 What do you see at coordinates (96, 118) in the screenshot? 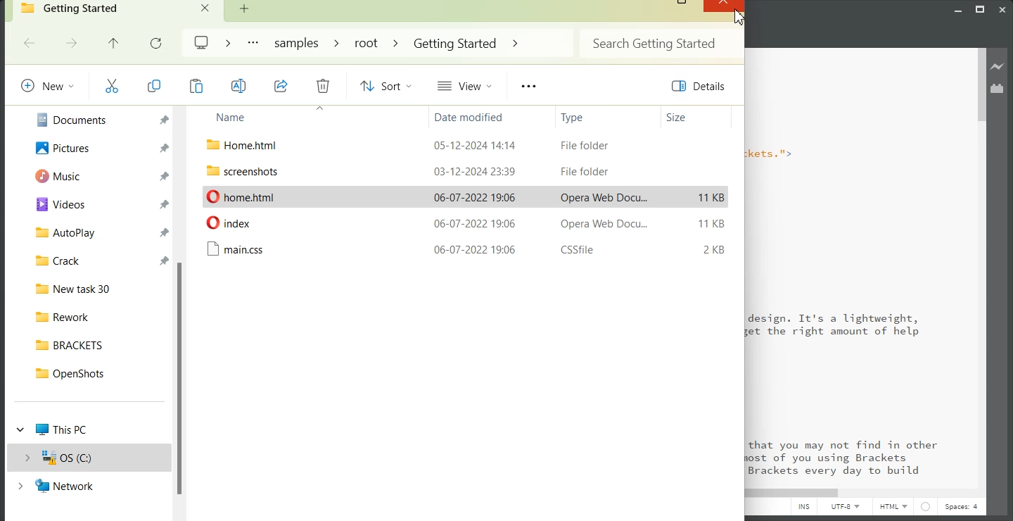
I see `Documents` at bounding box center [96, 118].